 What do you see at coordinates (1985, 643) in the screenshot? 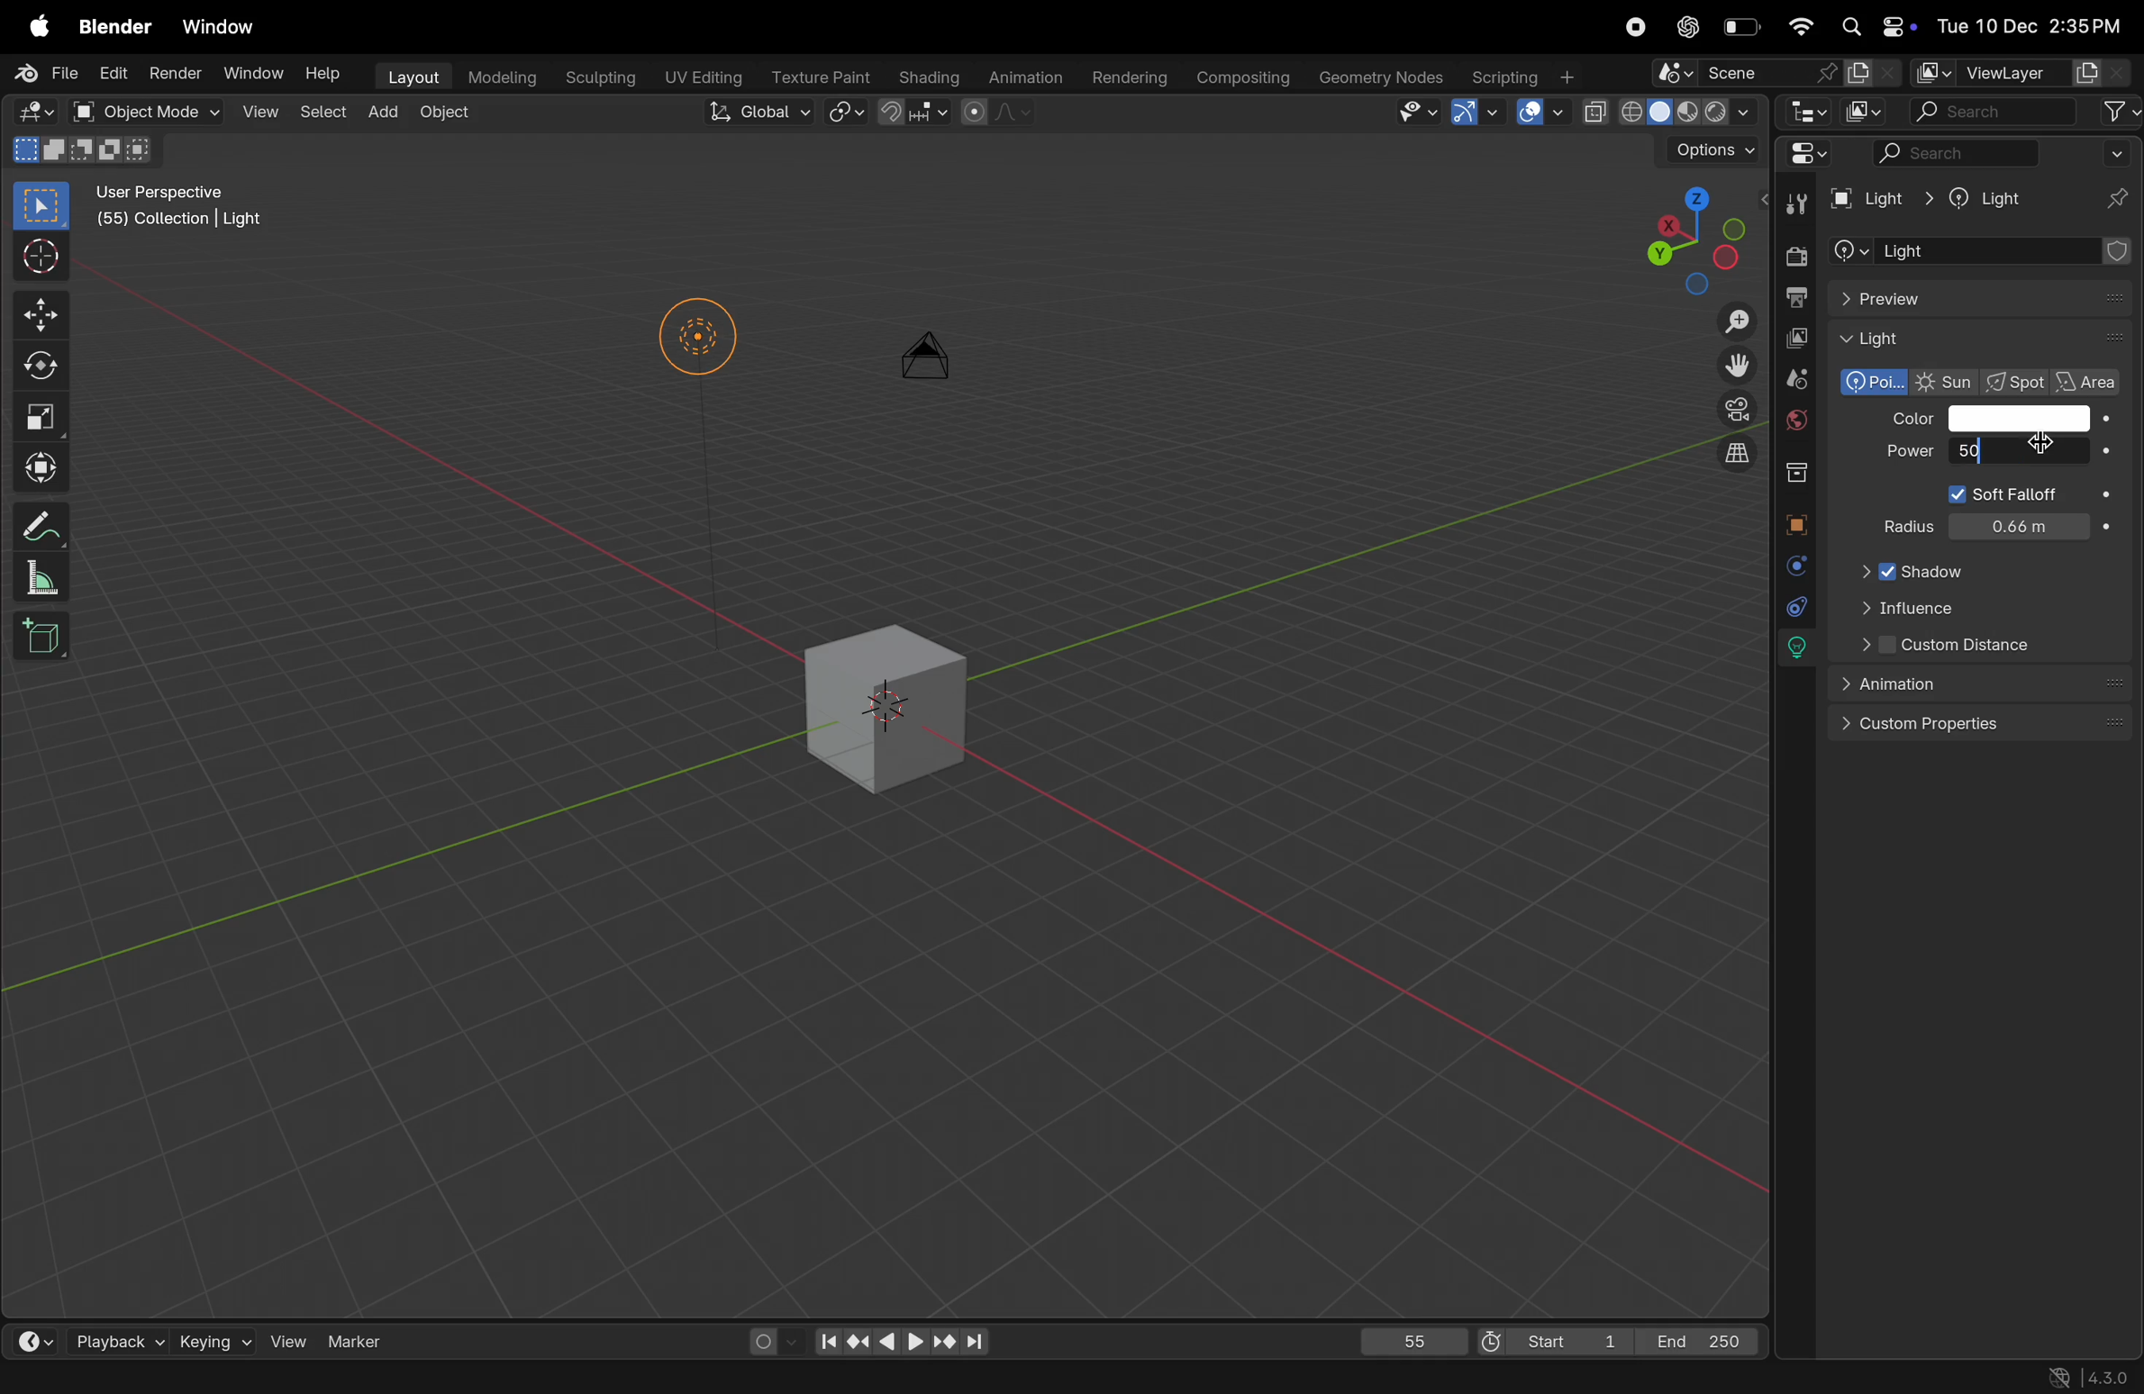
I see `Custom distance` at bounding box center [1985, 643].